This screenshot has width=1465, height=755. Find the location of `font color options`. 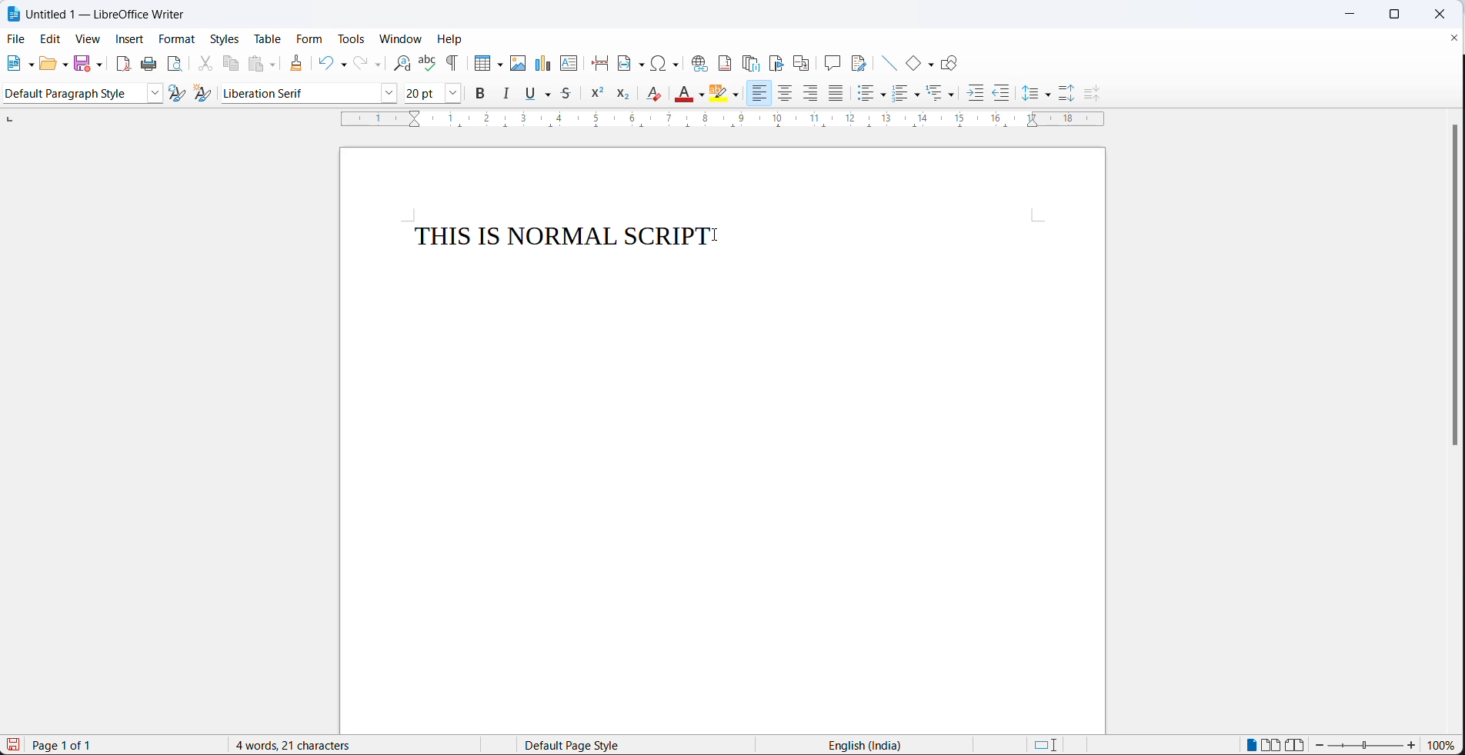

font color options is located at coordinates (702, 95).